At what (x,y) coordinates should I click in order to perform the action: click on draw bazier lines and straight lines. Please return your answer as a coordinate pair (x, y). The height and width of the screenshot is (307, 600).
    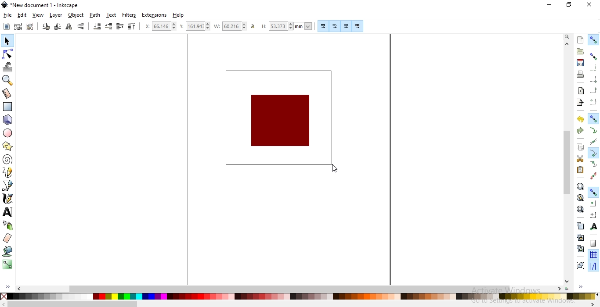
    Looking at the image, I should click on (8, 186).